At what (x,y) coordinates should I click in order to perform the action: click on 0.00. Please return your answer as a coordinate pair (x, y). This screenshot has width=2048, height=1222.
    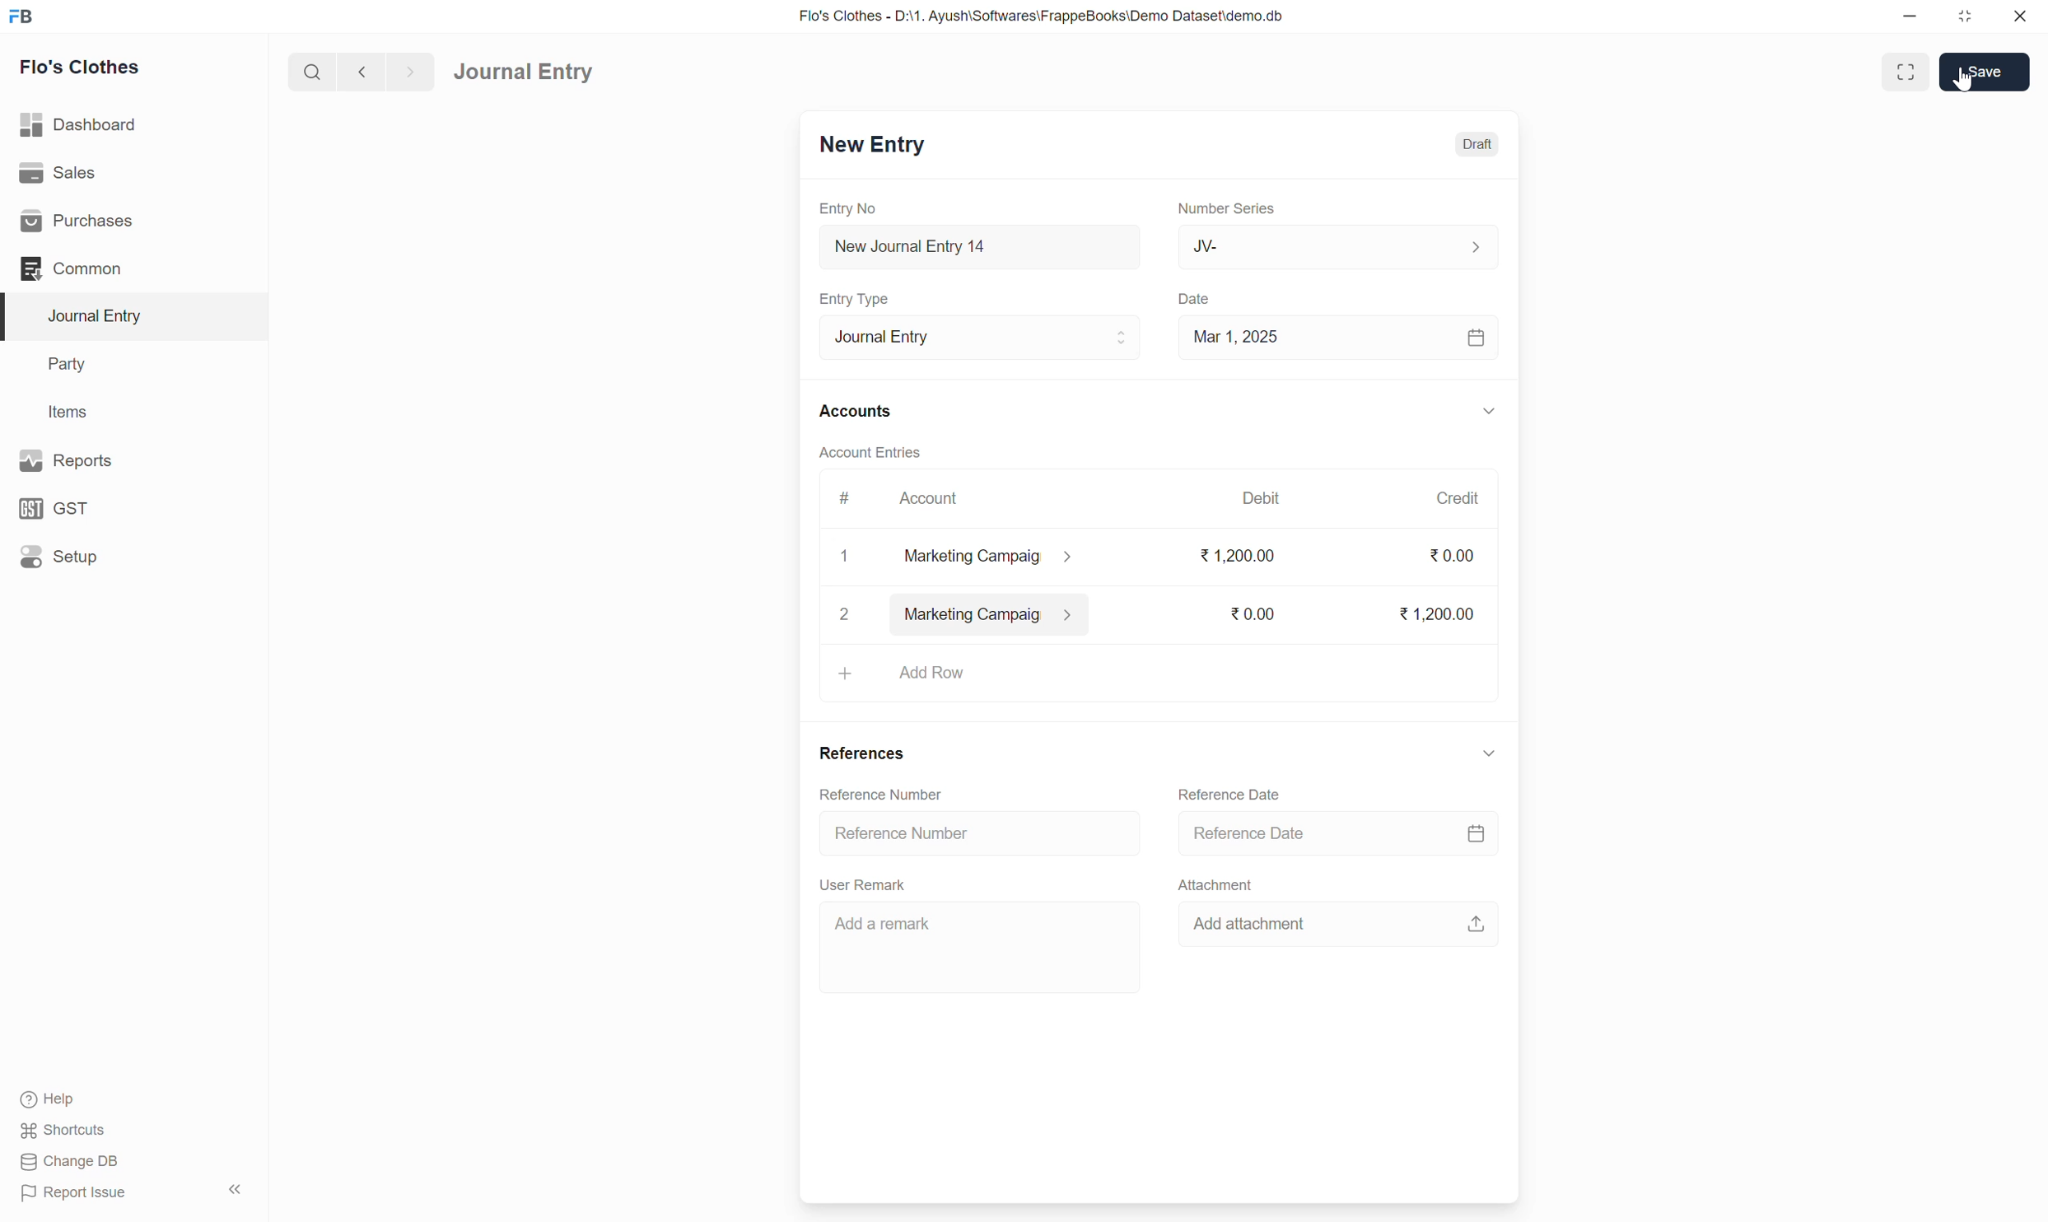
    Looking at the image, I should click on (1453, 556).